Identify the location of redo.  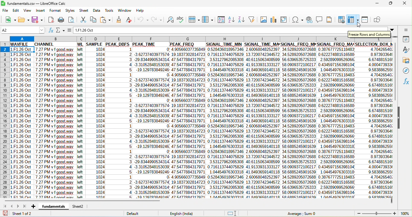
(158, 19).